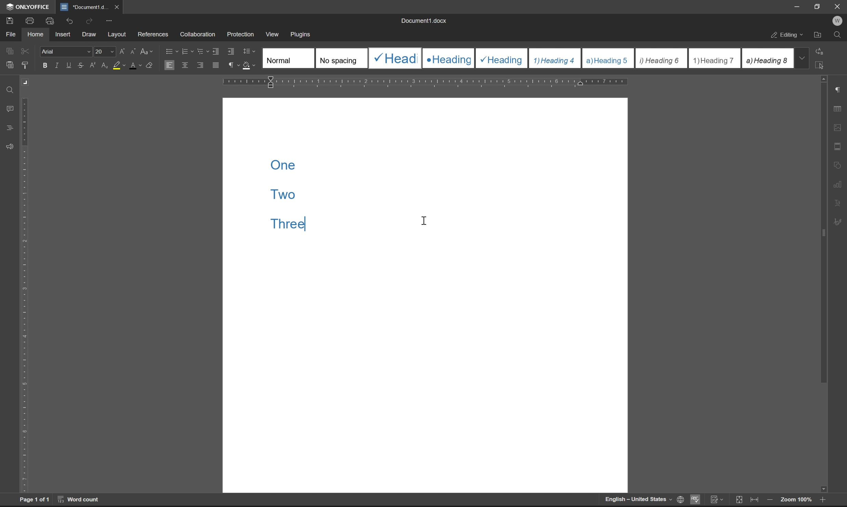 This screenshot has height=507, width=847. I want to click on Heading 4, so click(555, 58).